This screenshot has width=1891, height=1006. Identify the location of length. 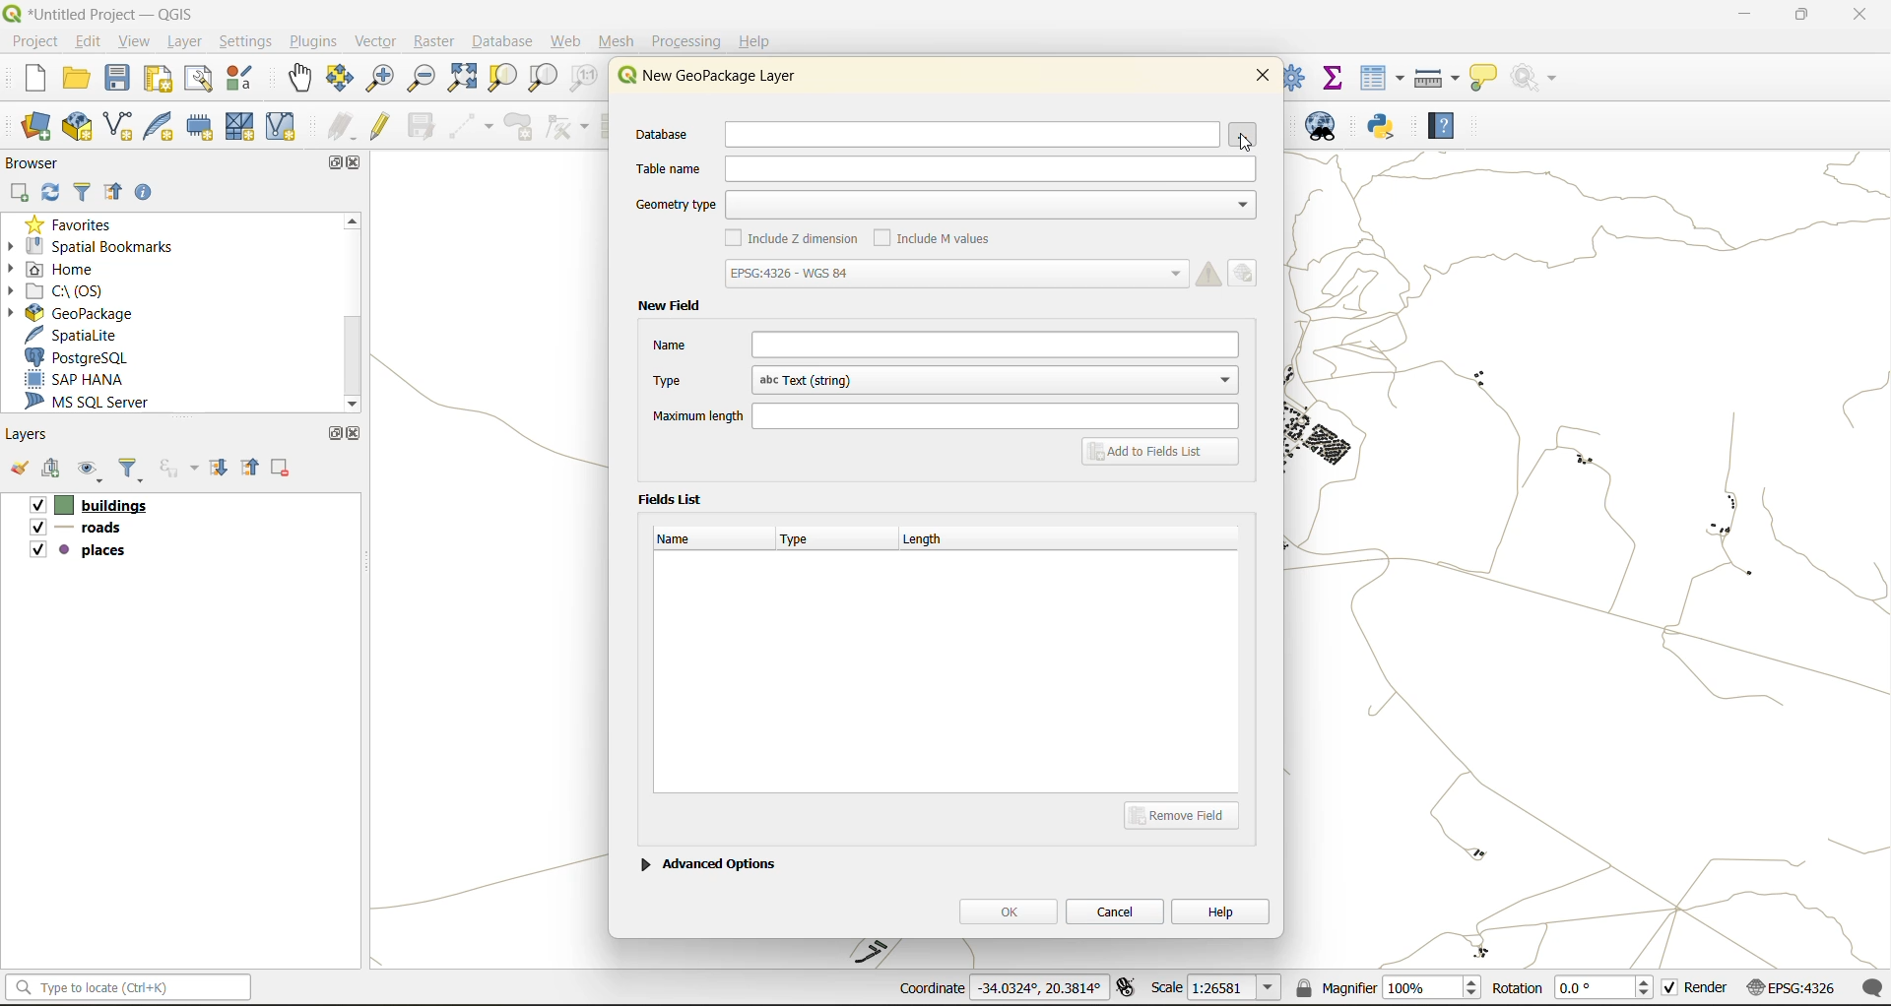
(933, 536).